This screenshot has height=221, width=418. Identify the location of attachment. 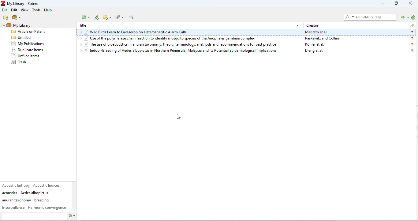
(119, 17).